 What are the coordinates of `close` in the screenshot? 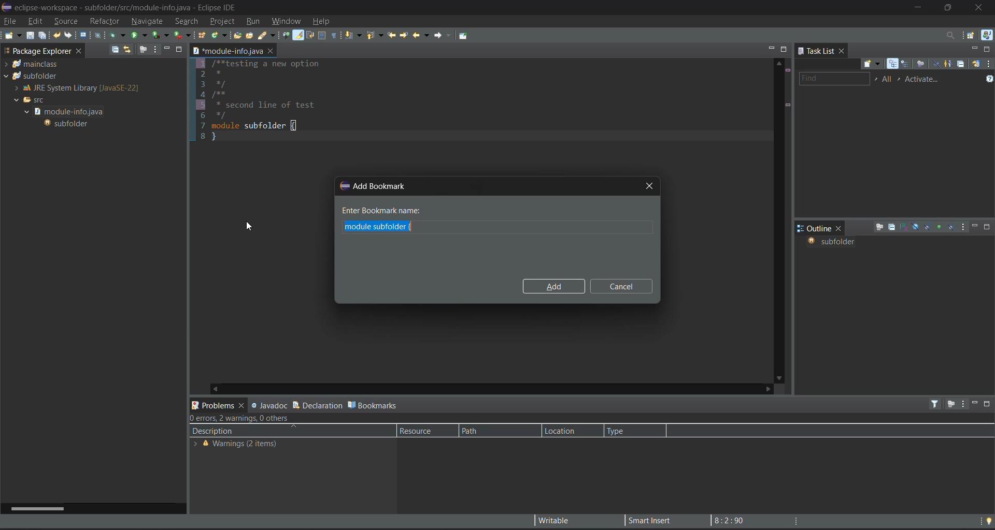 It's located at (648, 184).